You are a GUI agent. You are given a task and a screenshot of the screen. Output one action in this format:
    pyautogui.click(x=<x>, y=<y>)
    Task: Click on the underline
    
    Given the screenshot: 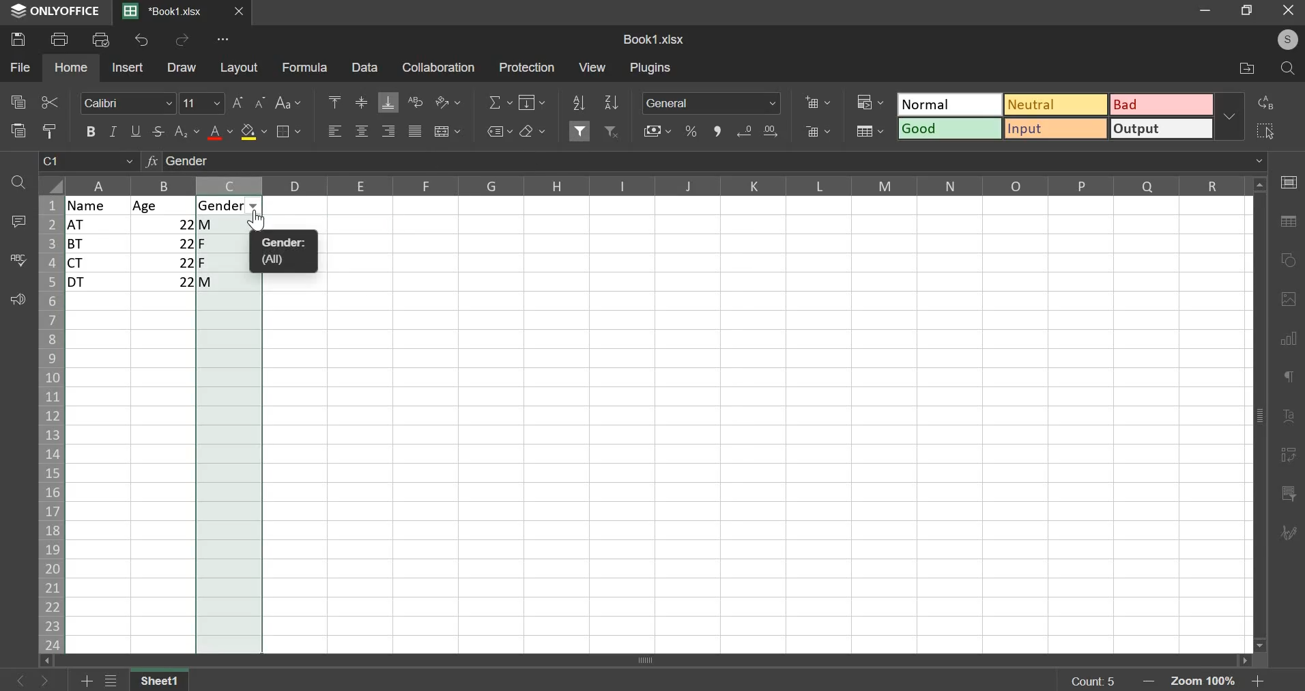 What is the action you would take?
    pyautogui.click(x=137, y=130)
    